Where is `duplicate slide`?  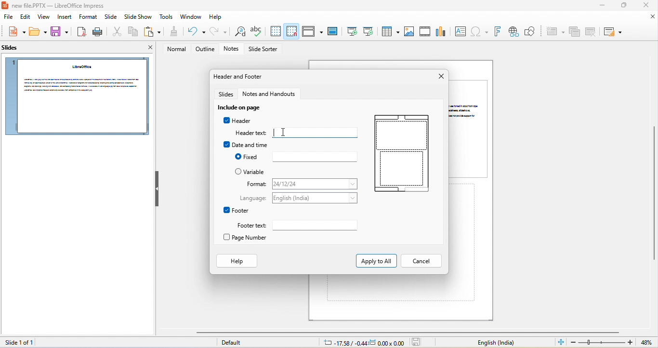 duplicate slide is located at coordinates (575, 32).